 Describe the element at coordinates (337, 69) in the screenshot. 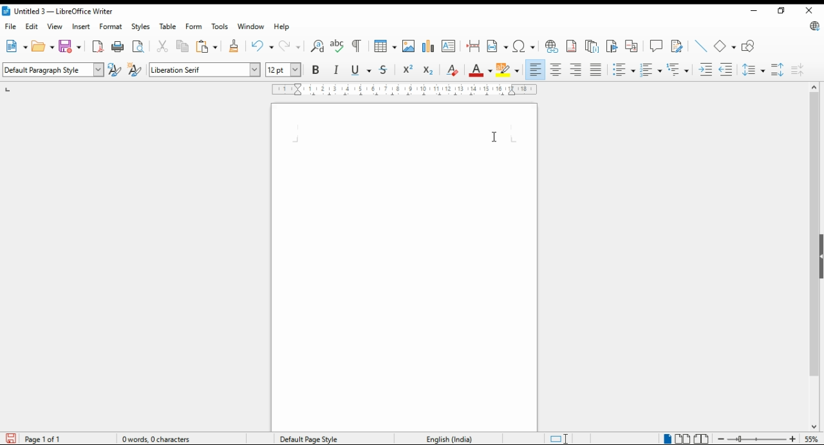

I see `italics` at that location.